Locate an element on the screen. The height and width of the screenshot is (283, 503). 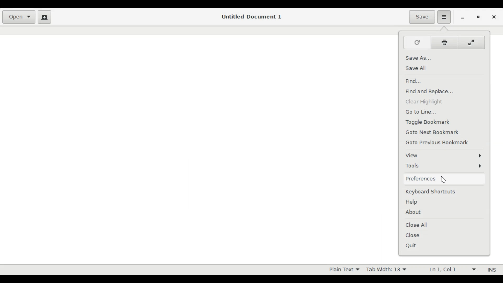
Plain Text is located at coordinates (343, 269).